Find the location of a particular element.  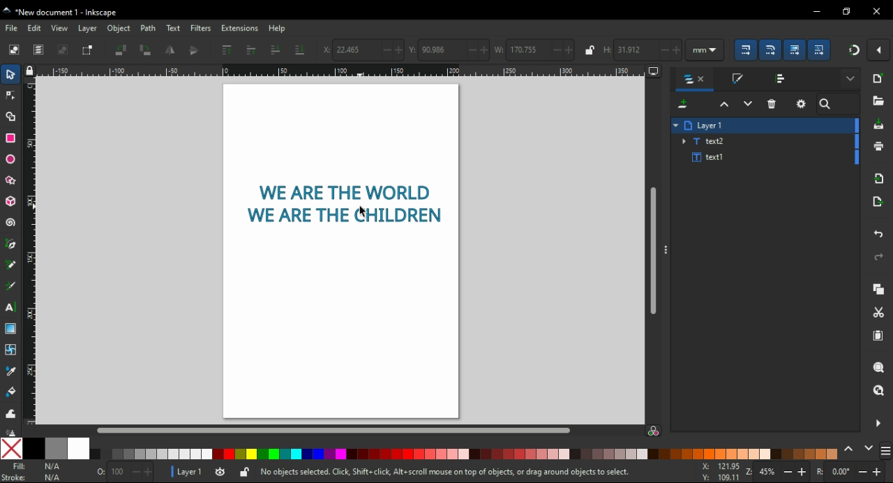

scale stroke with object is located at coordinates (746, 50).